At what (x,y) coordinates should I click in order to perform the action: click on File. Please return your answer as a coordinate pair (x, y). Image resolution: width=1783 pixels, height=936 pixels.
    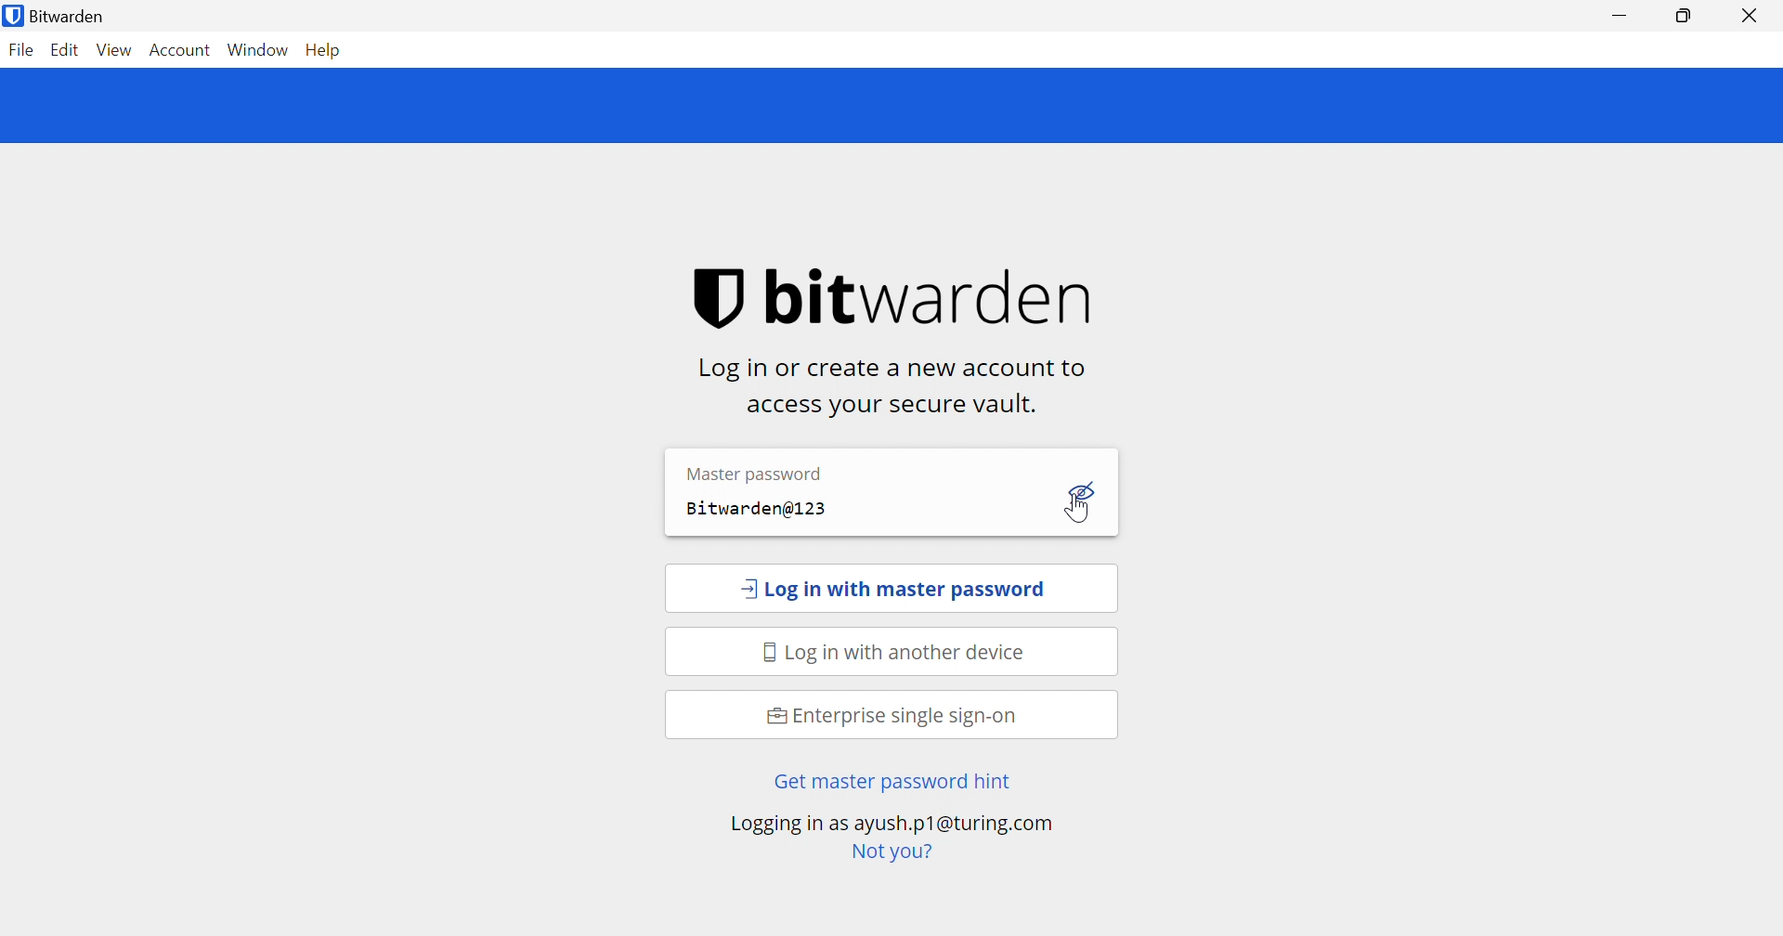
    Looking at the image, I should click on (20, 51).